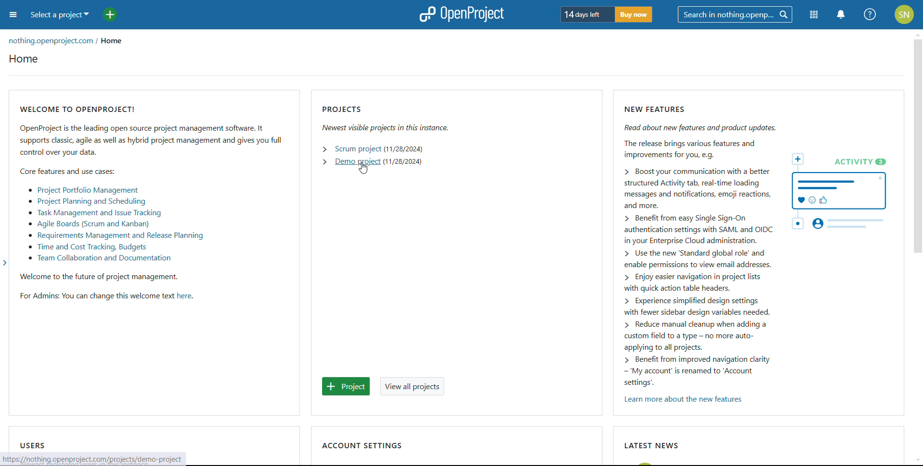  What do you see at coordinates (50, 42) in the screenshot?
I see `nothing.openproject.com` at bounding box center [50, 42].